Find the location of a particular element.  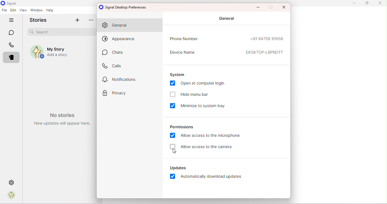

My story is located at coordinates (52, 53).